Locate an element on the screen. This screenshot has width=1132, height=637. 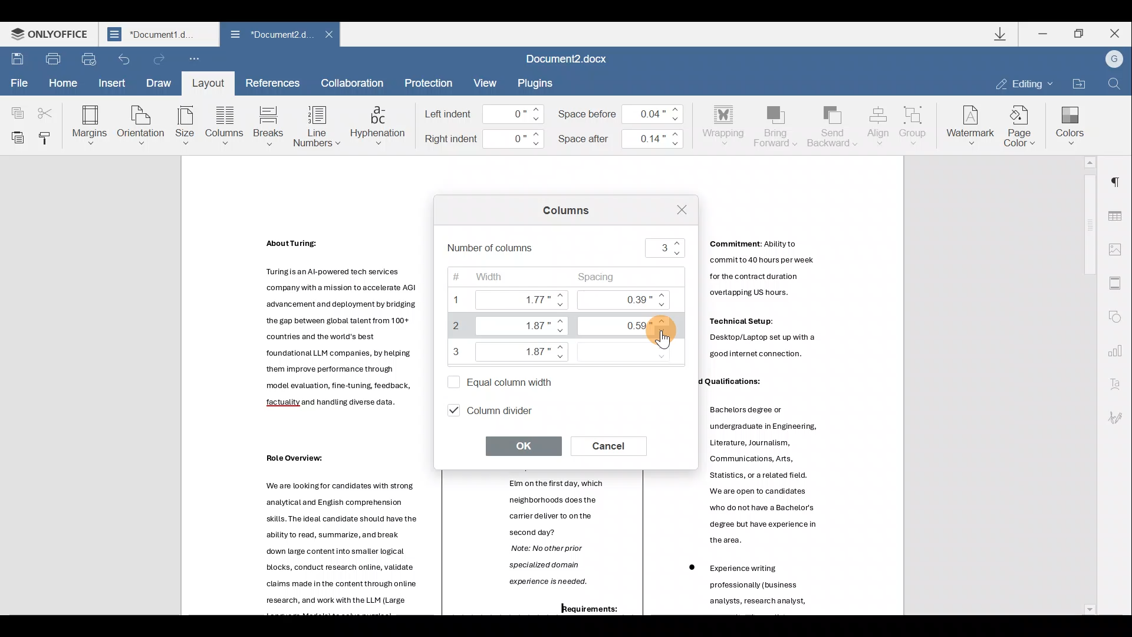
Elm onthe first day, which
neighborhoods does the
carrier deliver to onthe
second day?
Note: No other prior
specialized domain
experience is needed.

| —— is located at coordinates (551, 545).